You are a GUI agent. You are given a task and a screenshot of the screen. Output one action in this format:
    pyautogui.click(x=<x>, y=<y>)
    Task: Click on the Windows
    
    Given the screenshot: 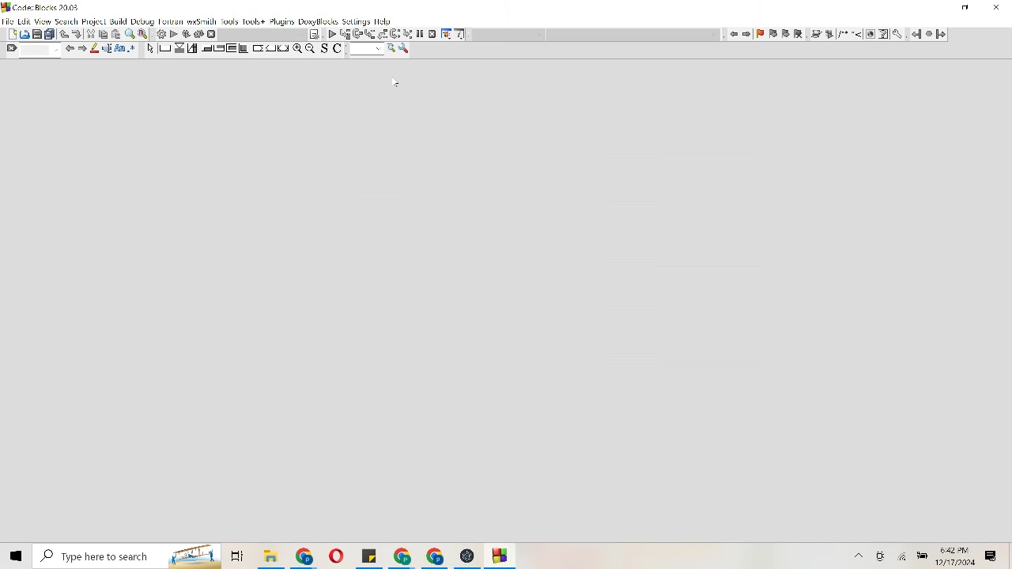 What is the action you would take?
    pyautogui.click(x=15, y=555)
    